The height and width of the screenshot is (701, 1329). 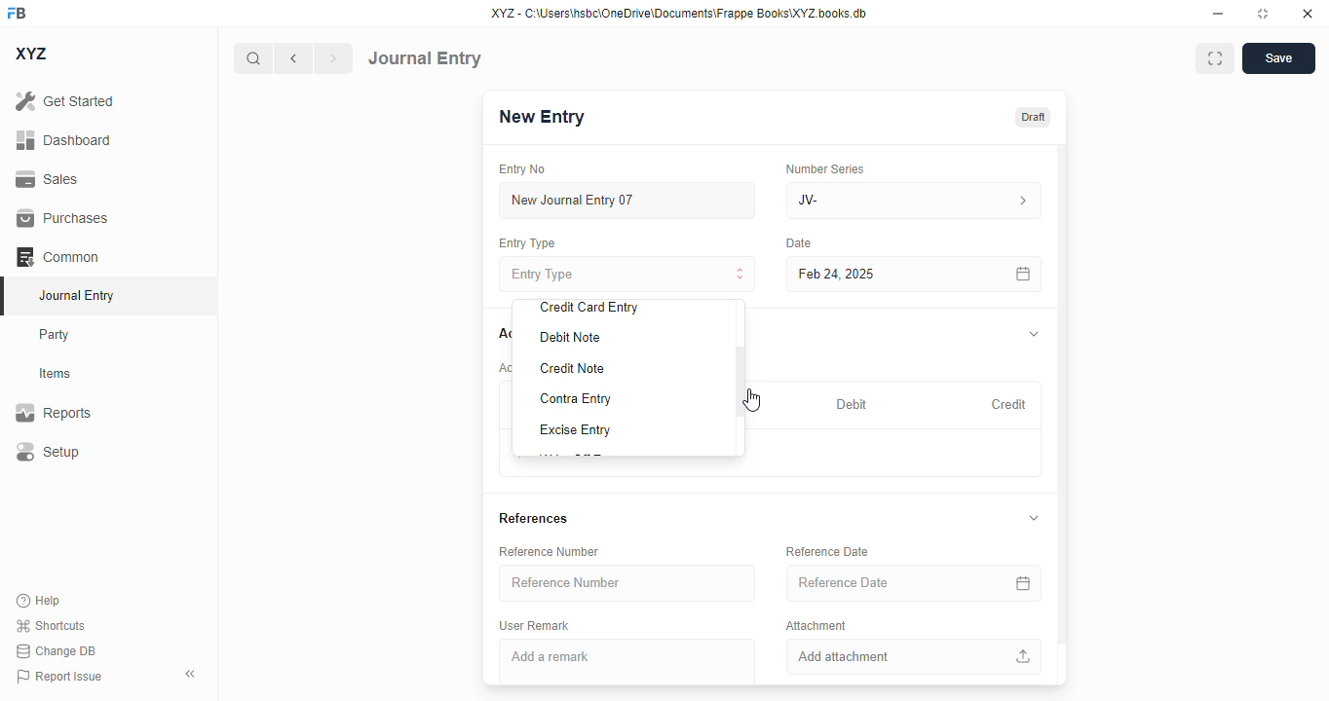 What do you see at coordinates (65, 101) in the screenshot?
I see `get started` at bounding box center [65, 101].